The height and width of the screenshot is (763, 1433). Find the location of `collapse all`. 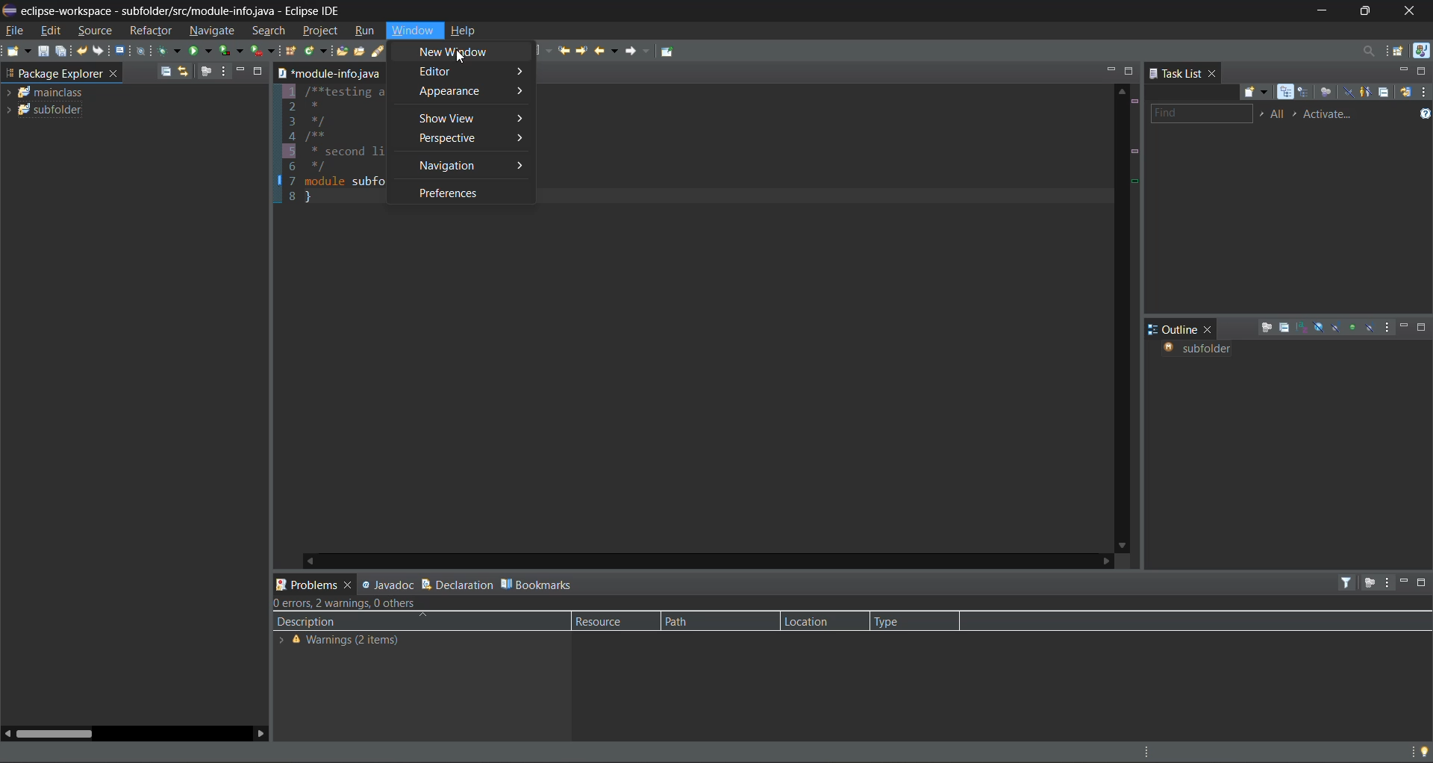

collapse all is located at coordinates (163, 71).